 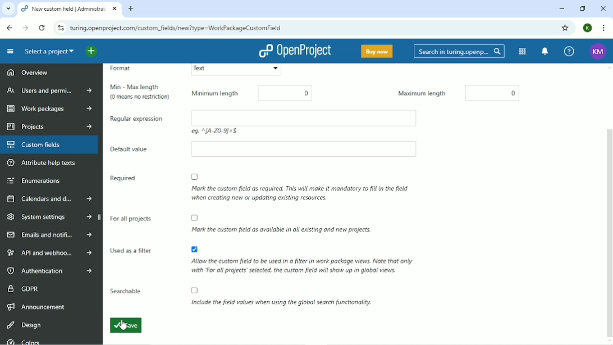 I want to click on Attribute help texts, so click(x=43, y=164).